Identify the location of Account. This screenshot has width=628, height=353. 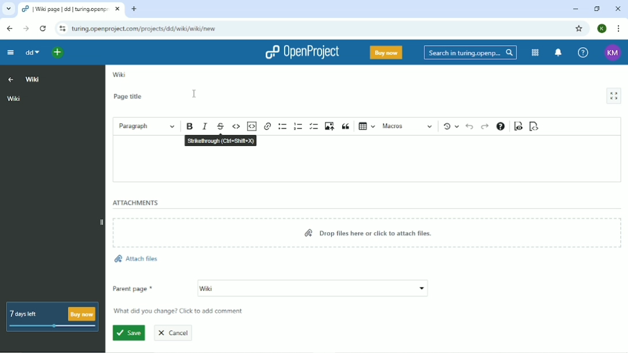
(614, 52).